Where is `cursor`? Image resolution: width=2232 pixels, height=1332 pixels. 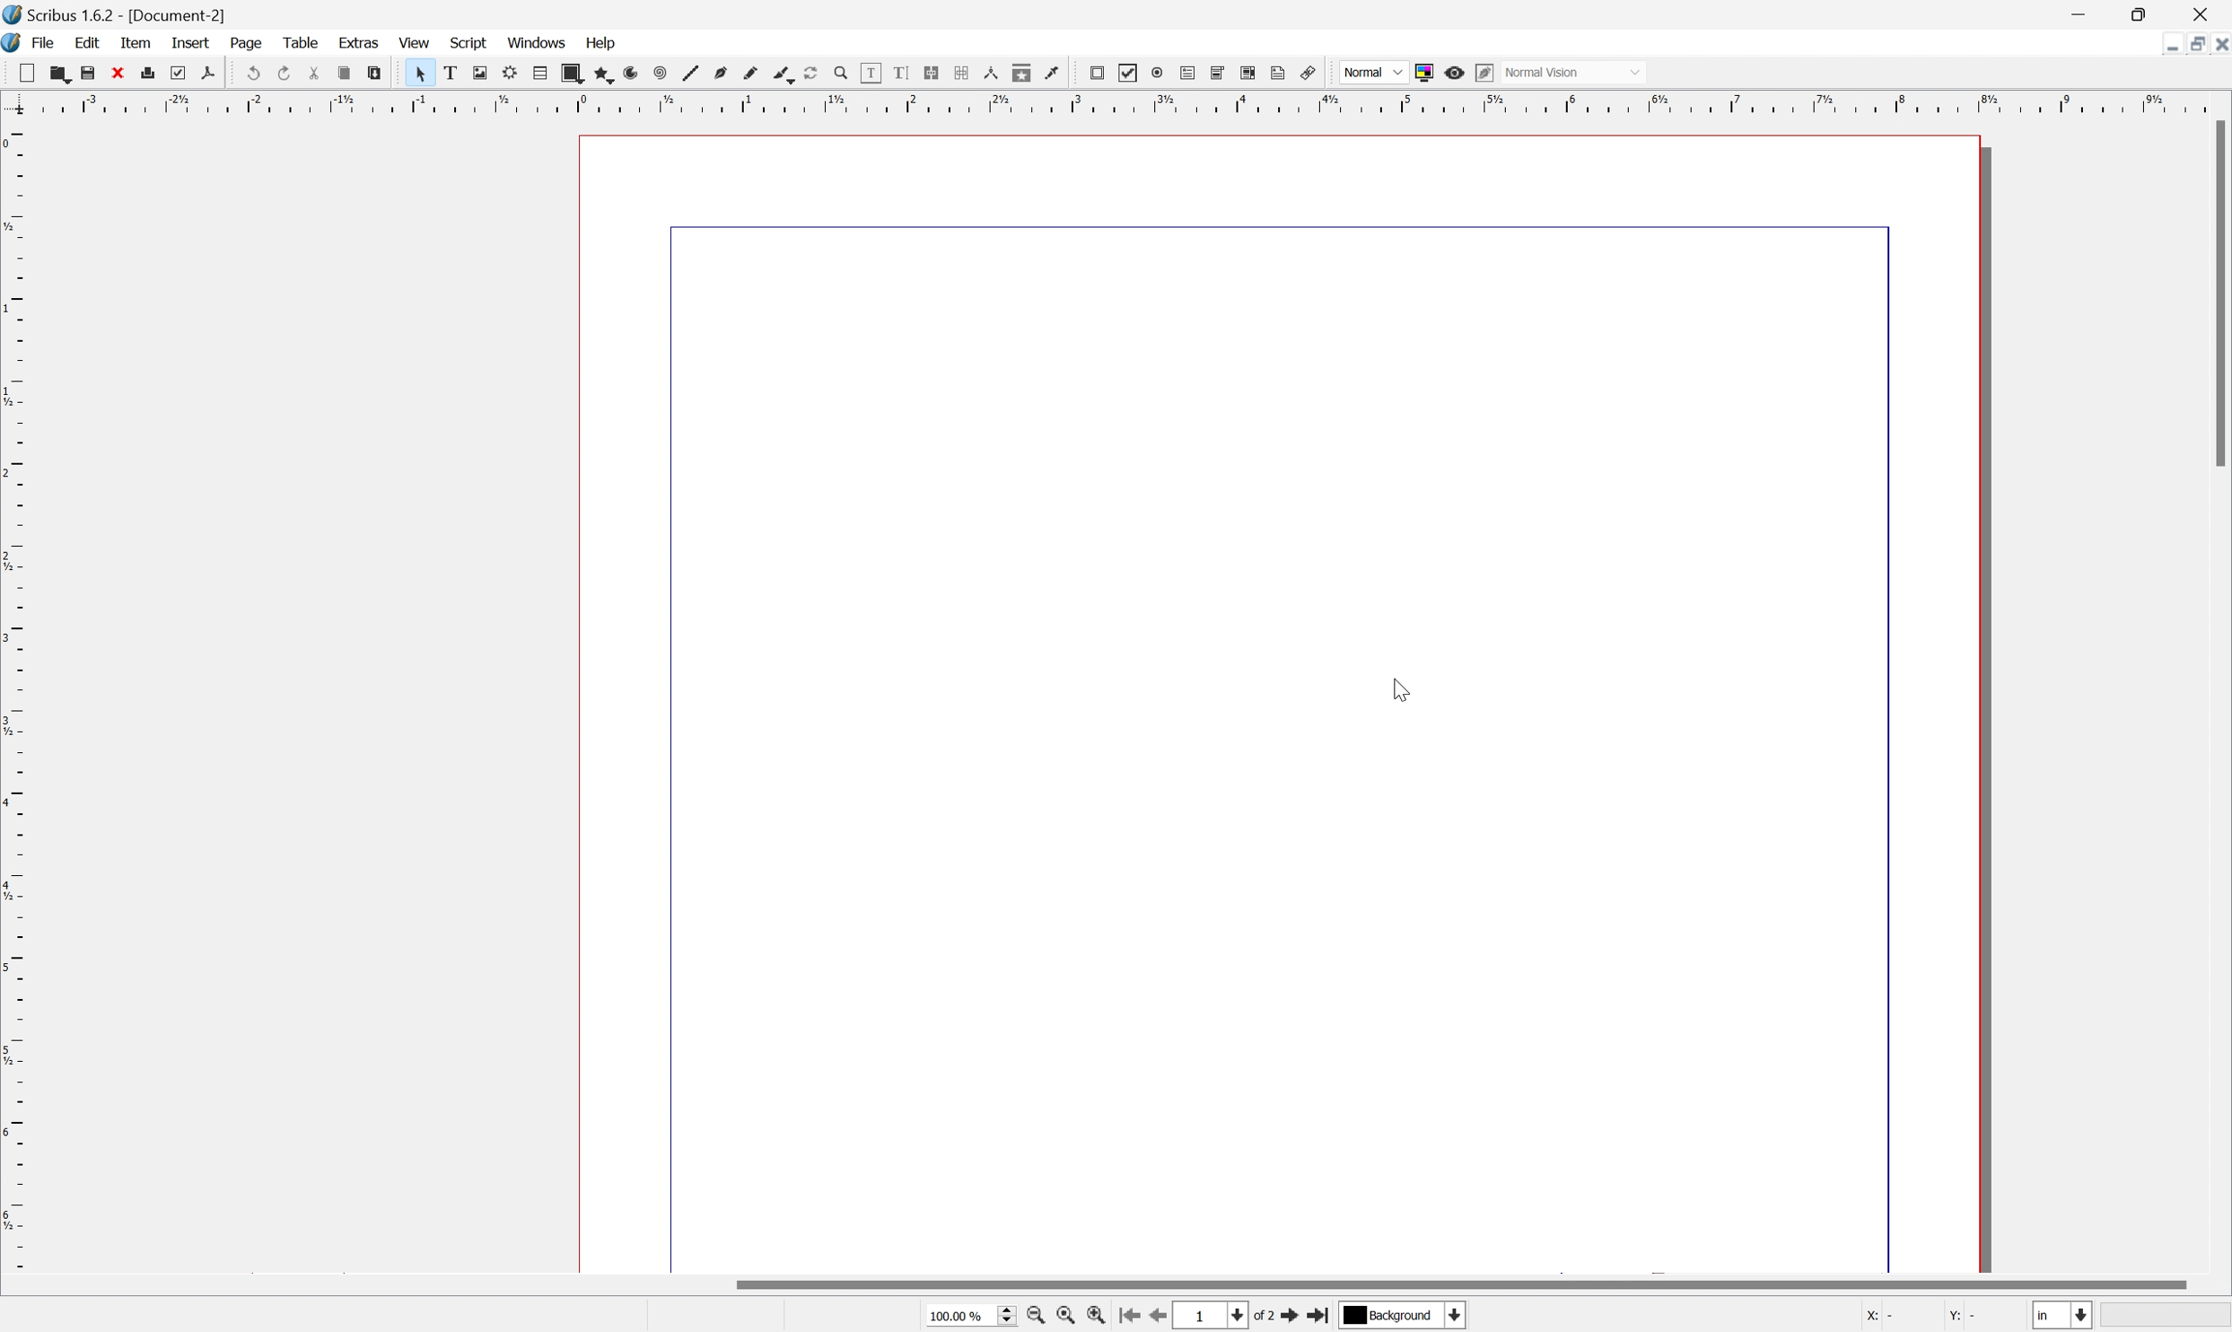 cursor is located at coordinates (1399, 688).